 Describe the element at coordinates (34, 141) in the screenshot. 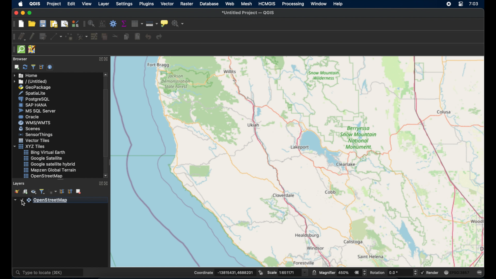

I see `vector tiles` at that location.